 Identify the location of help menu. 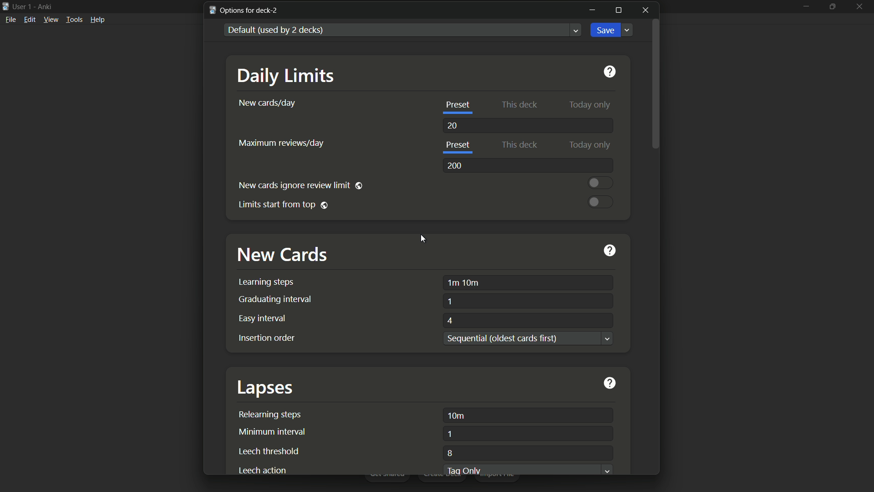
(98, 20).